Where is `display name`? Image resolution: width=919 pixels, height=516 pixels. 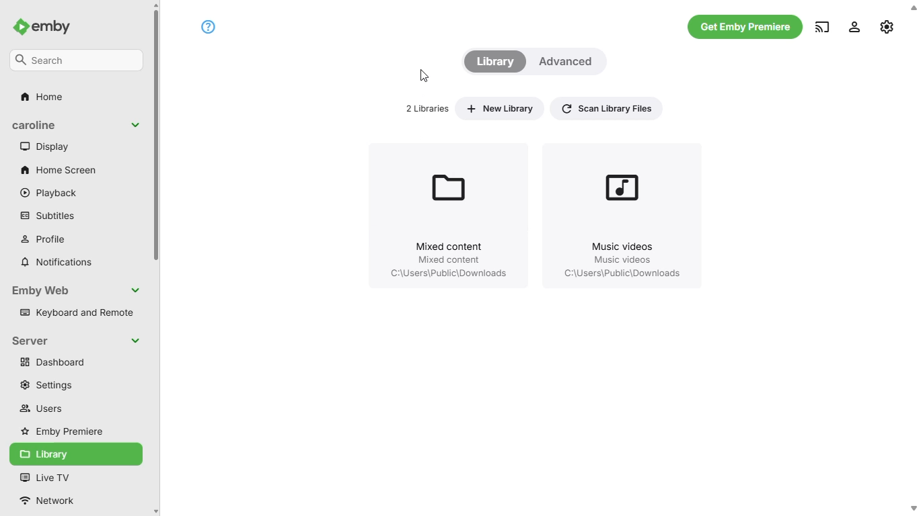
display name is located at coordinates (77, 126).